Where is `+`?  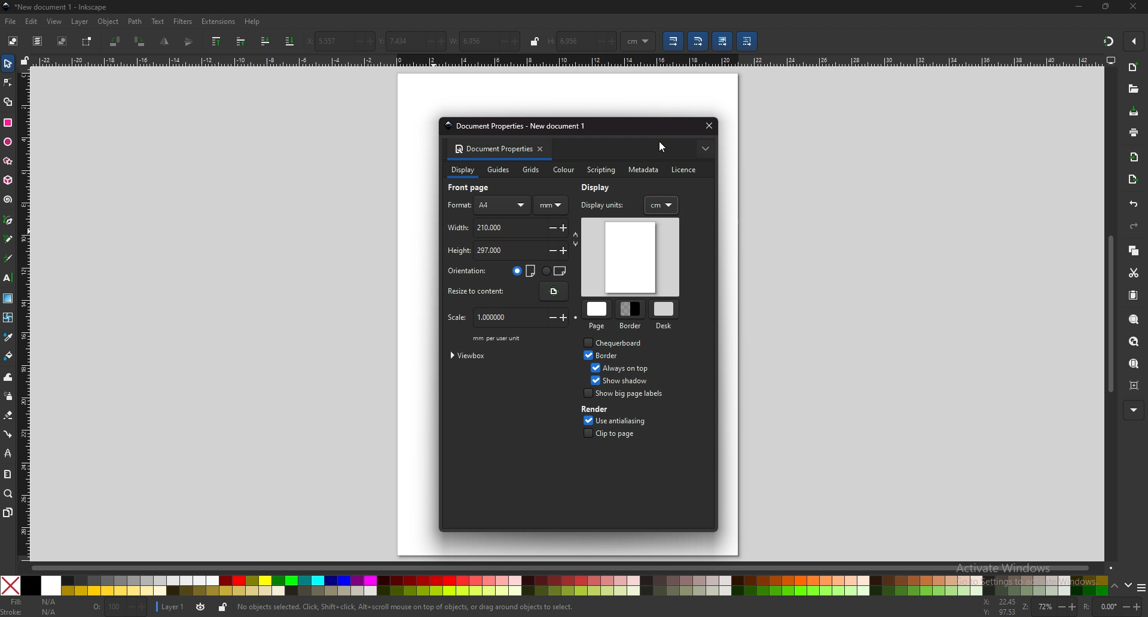
+ is located at coordinates (566, 251).